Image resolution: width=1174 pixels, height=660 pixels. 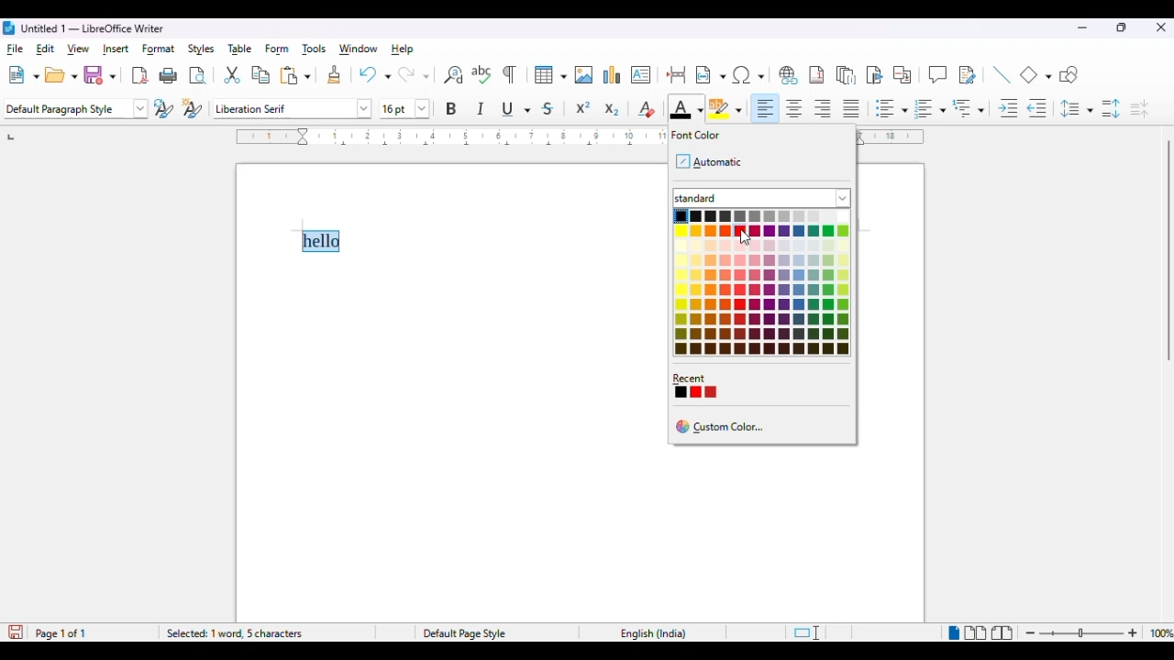 I want to click on new style from selection, so click(x=193, y=108).